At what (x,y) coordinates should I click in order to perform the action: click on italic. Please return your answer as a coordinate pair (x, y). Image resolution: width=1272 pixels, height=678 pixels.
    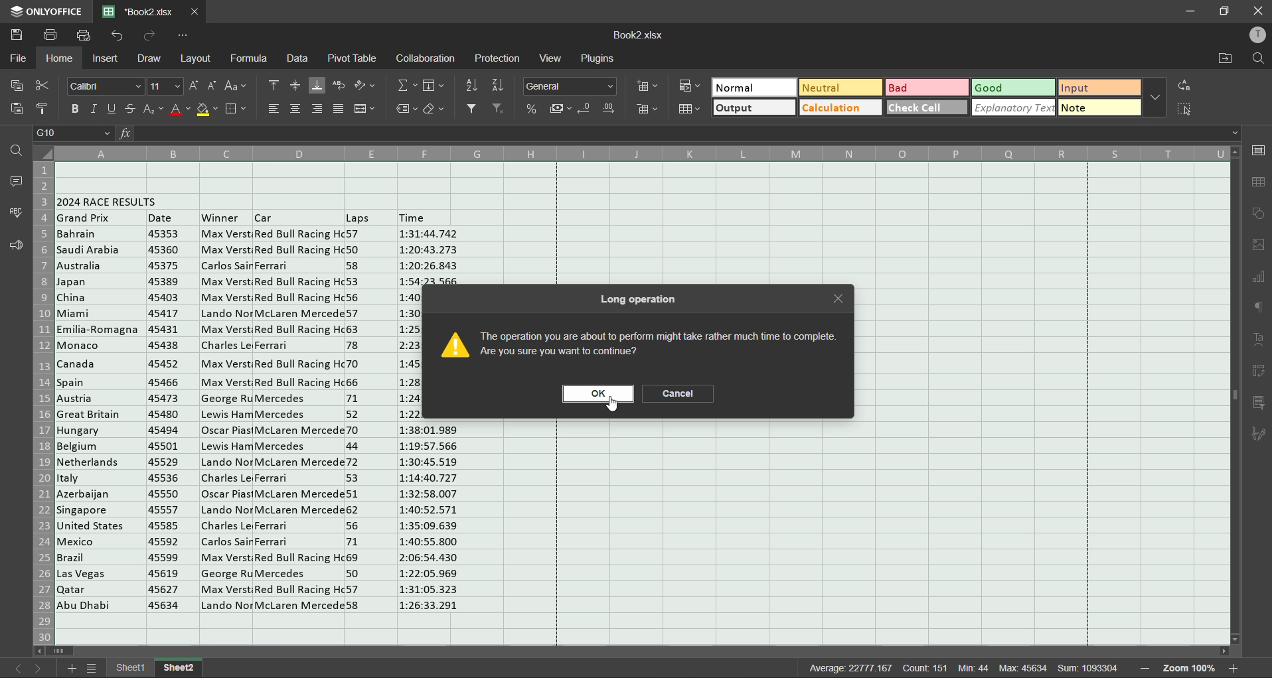
    Looking at the image, I should click on (95, 109).